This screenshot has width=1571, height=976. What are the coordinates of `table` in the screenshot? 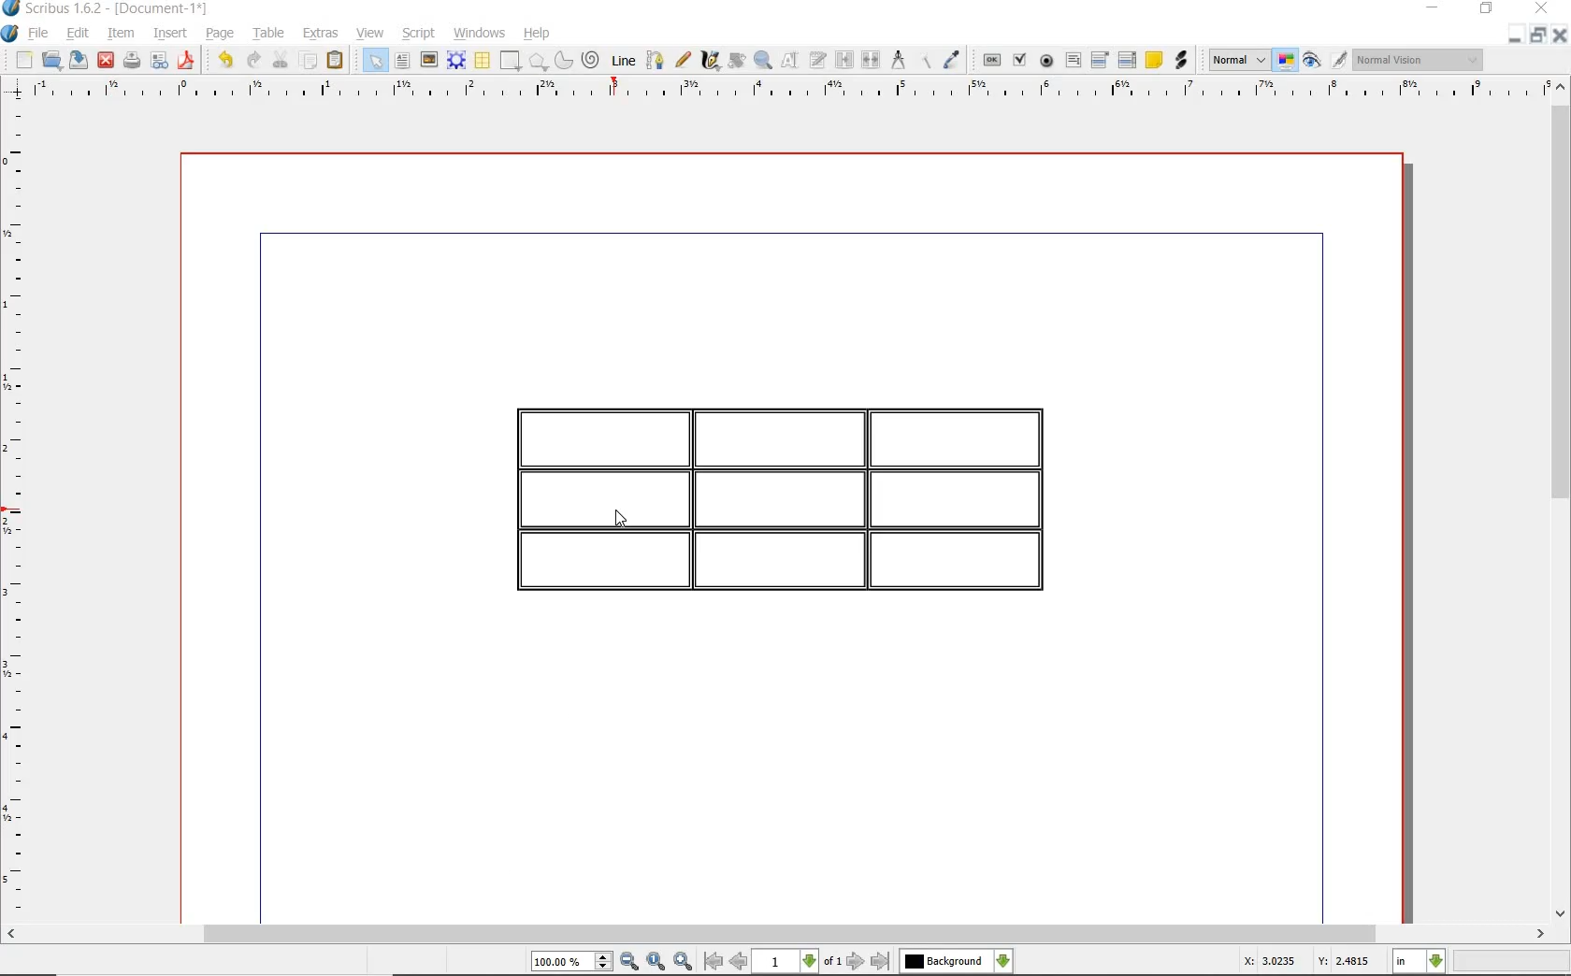 It's located at (810, 497).